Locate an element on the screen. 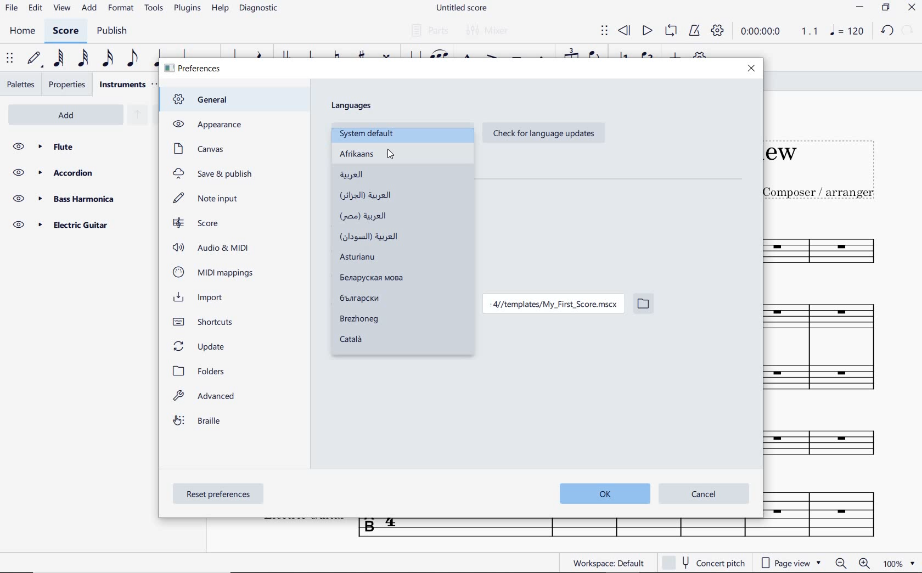 This screenshot has width=922, height=573. instruments is located at coordinates (122, 84).